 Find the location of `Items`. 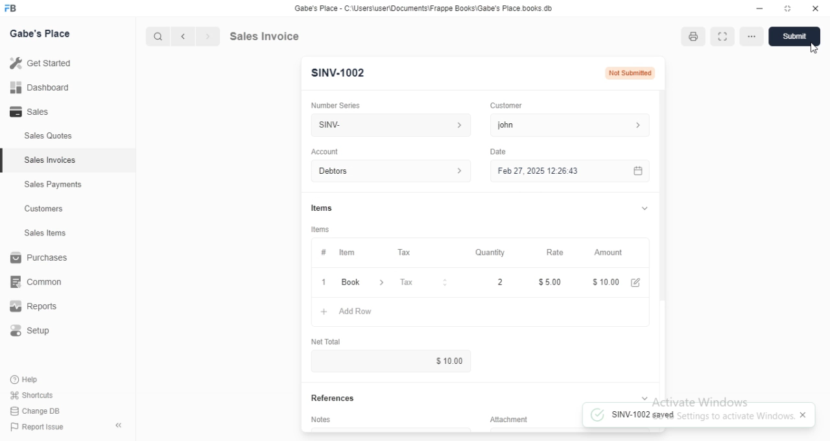

Items is located at coordinates (321, 206).